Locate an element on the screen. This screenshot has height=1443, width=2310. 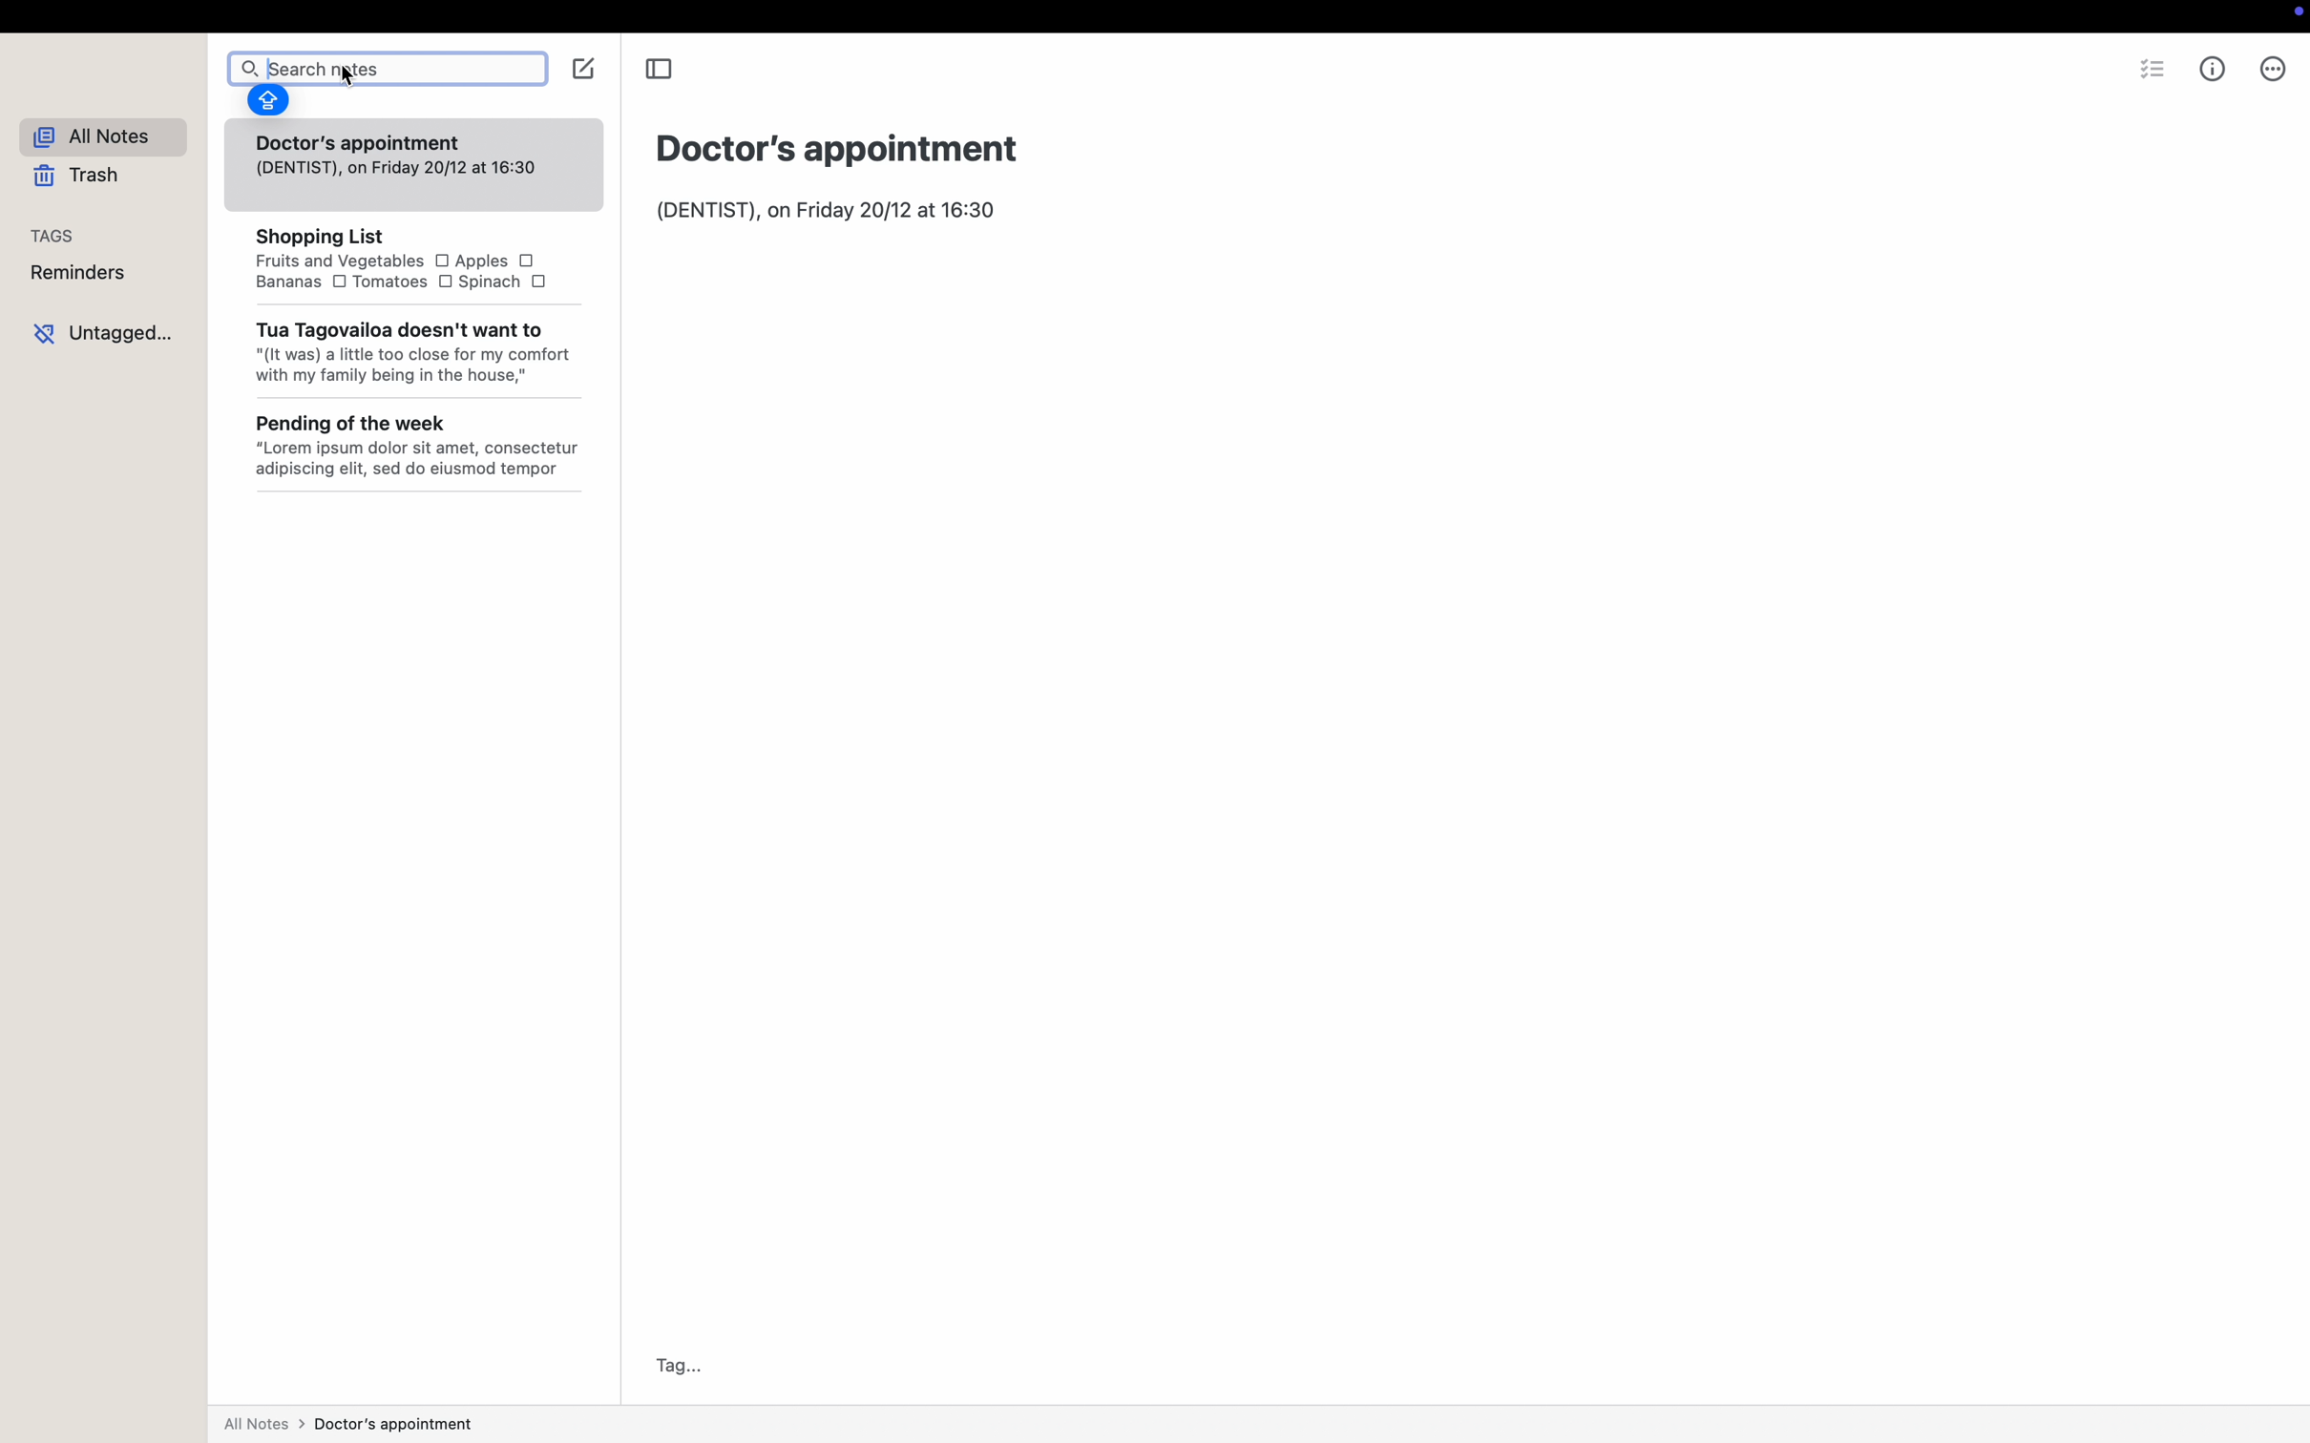
reminders is located at coordinates (78, 272).